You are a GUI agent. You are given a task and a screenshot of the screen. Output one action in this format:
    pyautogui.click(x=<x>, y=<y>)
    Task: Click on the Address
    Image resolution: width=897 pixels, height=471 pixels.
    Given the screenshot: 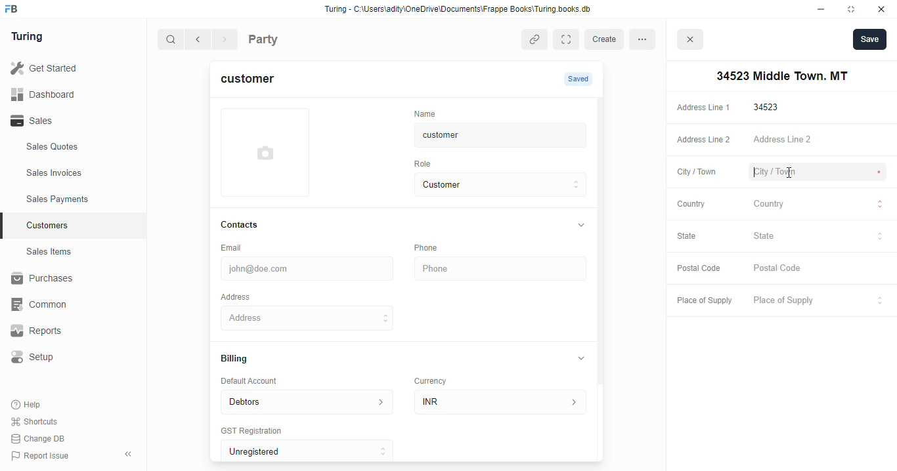 What is the action you would take?
    pyautogui.click(x=244, y=296)
    